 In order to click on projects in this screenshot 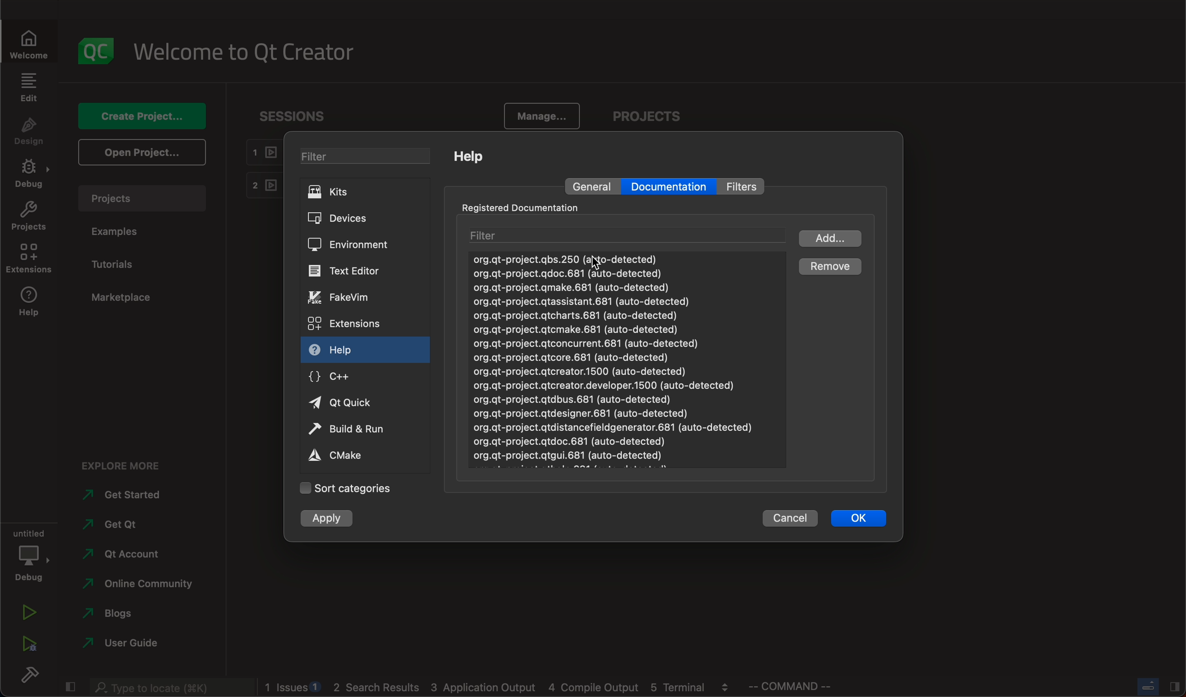, I will do `click(142, 201)`.